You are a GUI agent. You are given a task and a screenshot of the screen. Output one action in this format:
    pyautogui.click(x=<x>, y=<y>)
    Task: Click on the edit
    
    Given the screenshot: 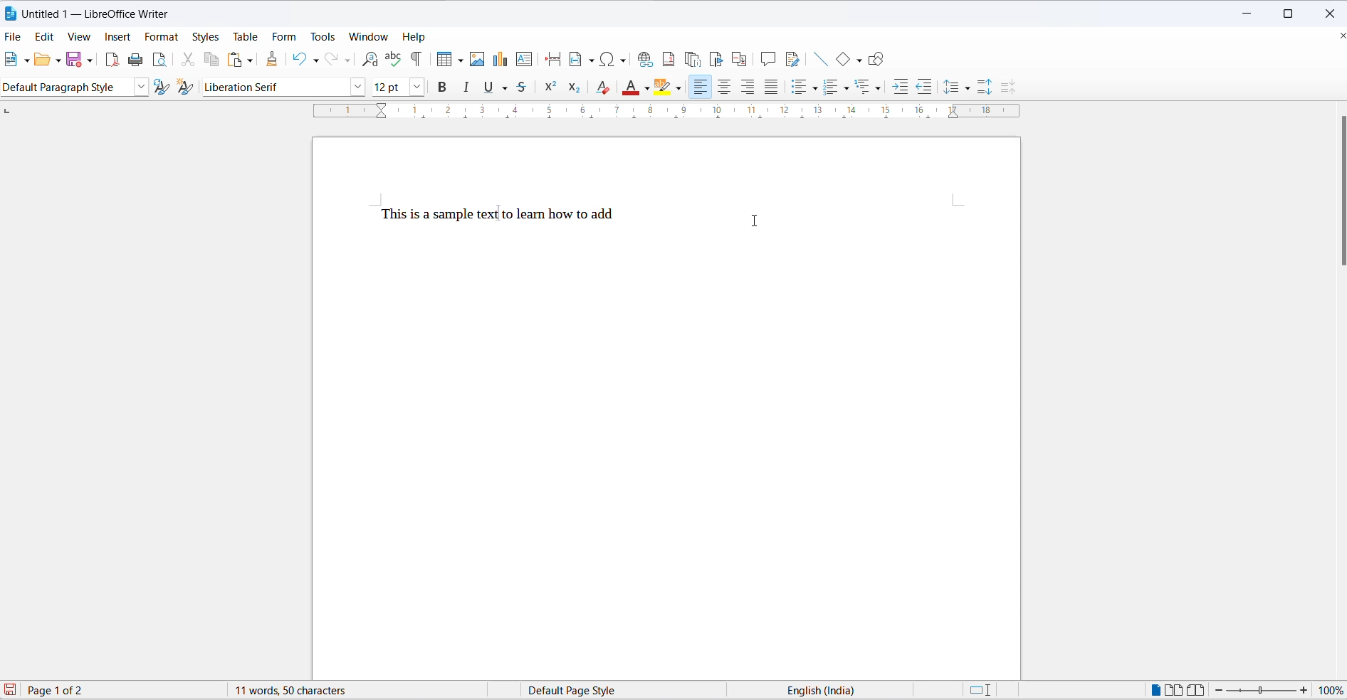 What is the action you would take?
    pyautogui.click(x=44, y=36)
    